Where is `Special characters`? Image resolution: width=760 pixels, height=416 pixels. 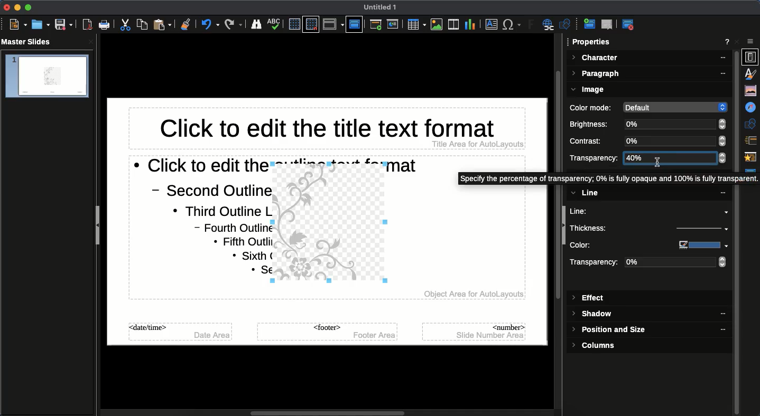
Special characters is located at coordinates (512, 25).